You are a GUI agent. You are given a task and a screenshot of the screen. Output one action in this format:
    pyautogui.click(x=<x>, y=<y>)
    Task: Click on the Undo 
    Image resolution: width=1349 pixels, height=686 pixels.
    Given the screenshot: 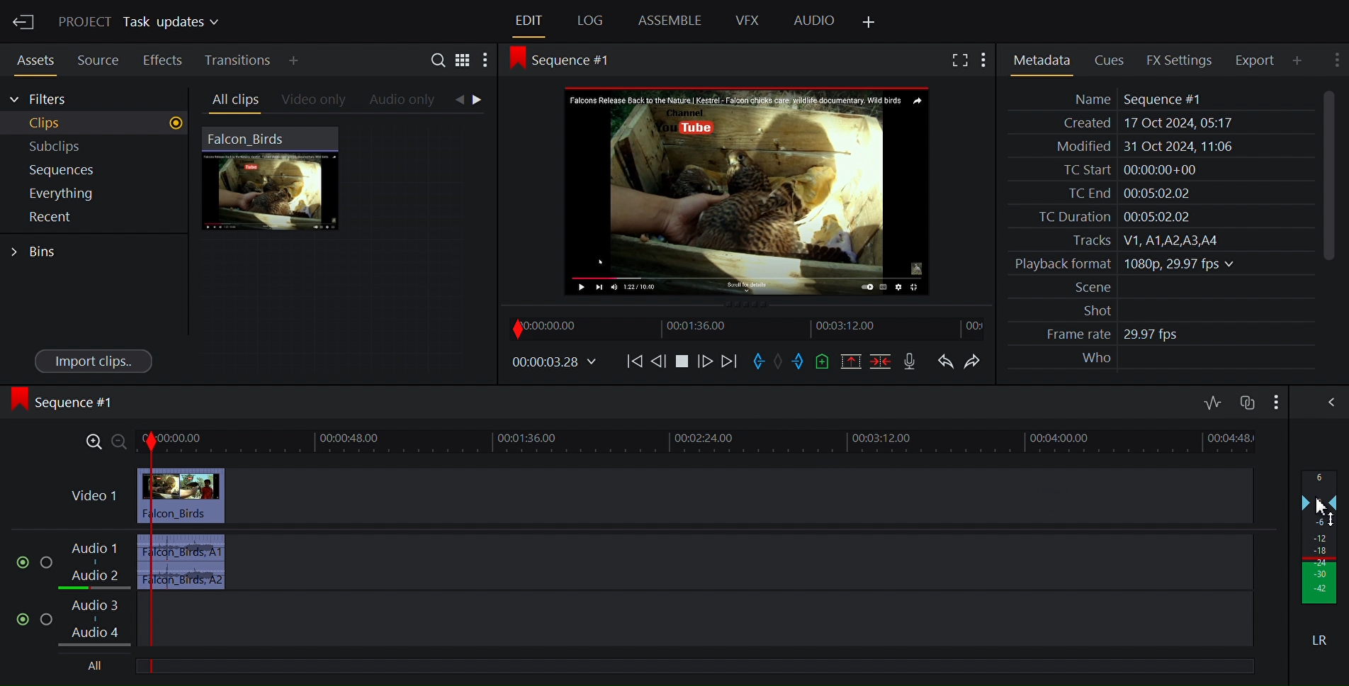 What is the action you would take?
    pyautogui.click(x=946, y=360)
    